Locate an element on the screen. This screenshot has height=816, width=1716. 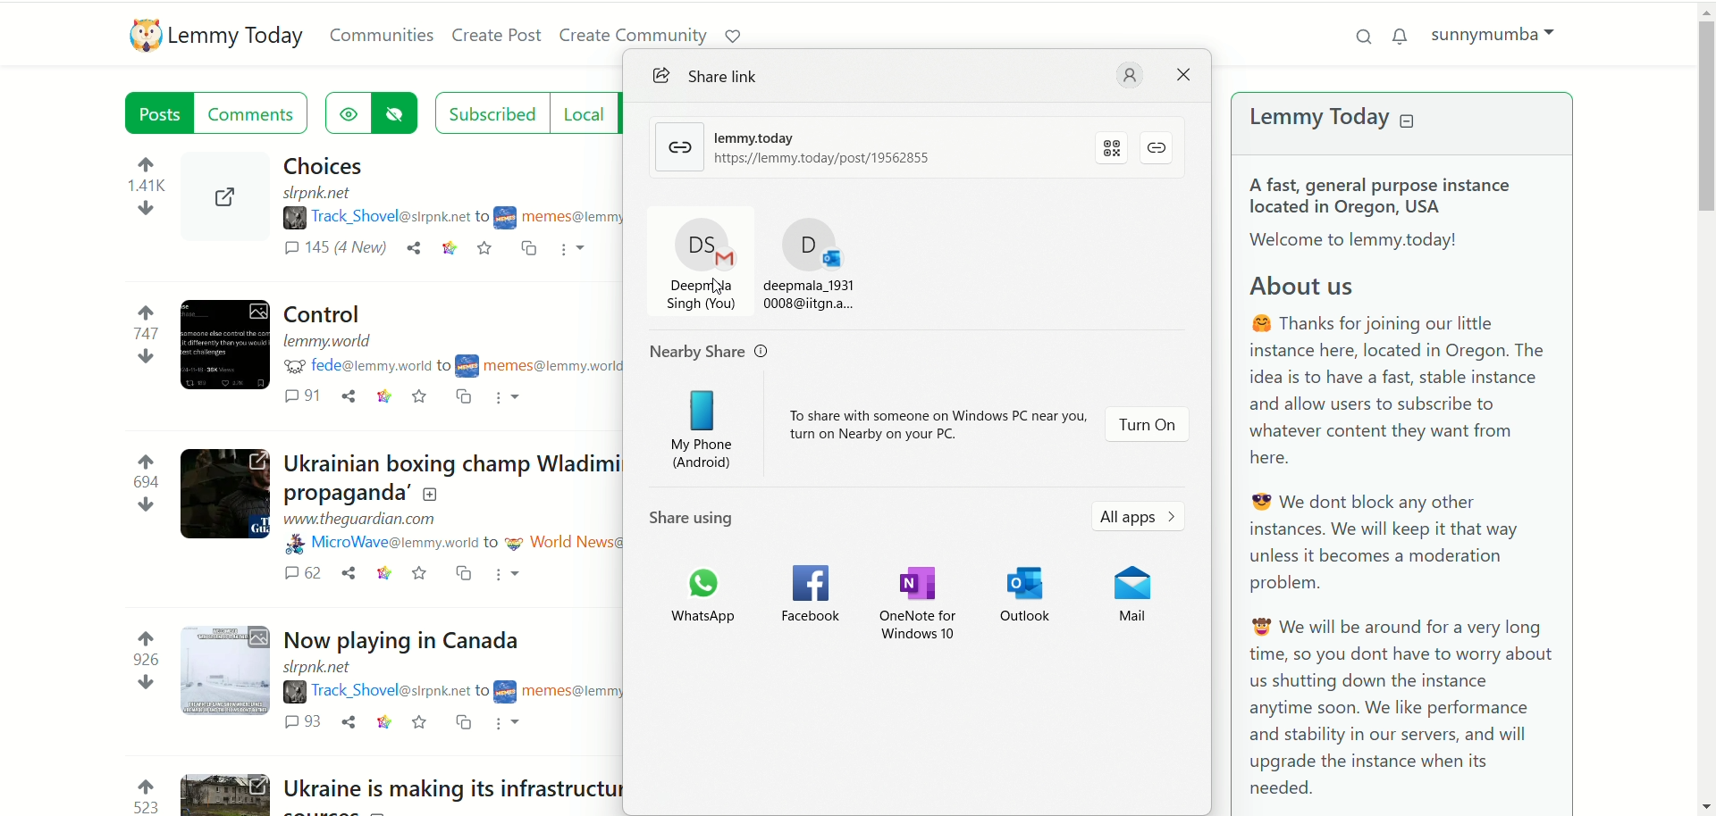
more is located at coordinates (573, 253).